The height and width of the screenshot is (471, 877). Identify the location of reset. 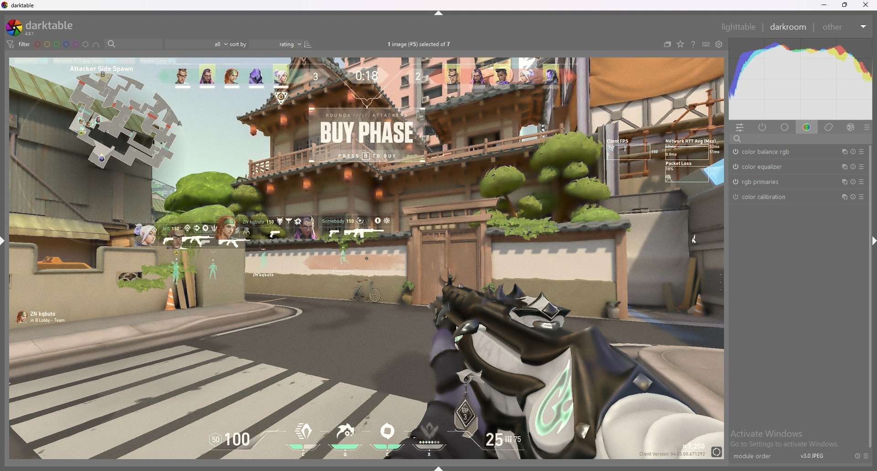
(857, 456).